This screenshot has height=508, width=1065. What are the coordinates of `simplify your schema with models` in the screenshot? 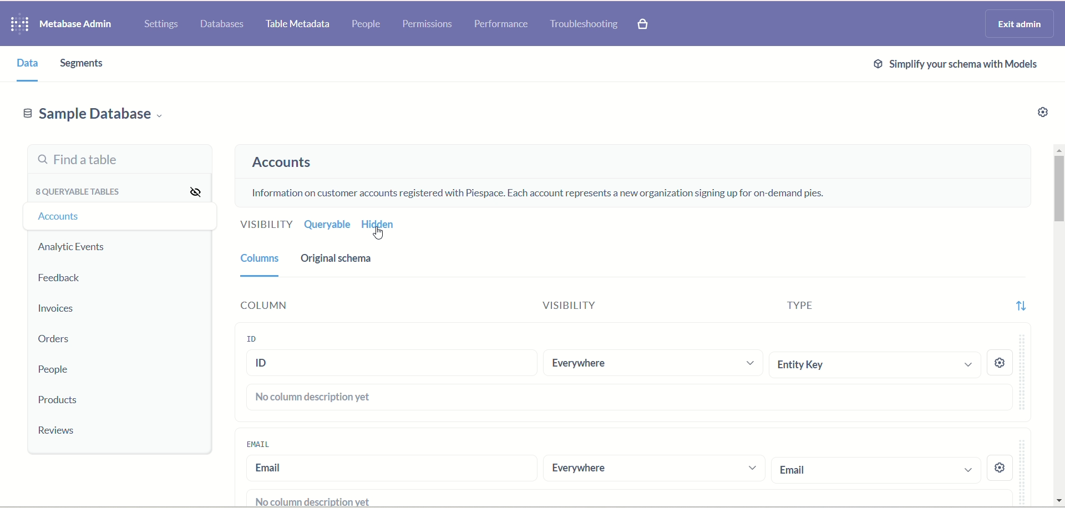 It's located at (967, 67).